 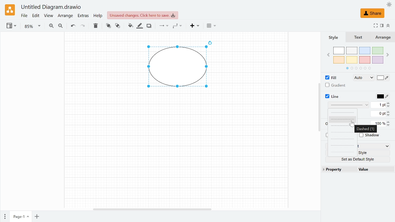 What do you see at coordinates (373, 146) in the screenshot?
I see `1` at bounding box center [373, 146].